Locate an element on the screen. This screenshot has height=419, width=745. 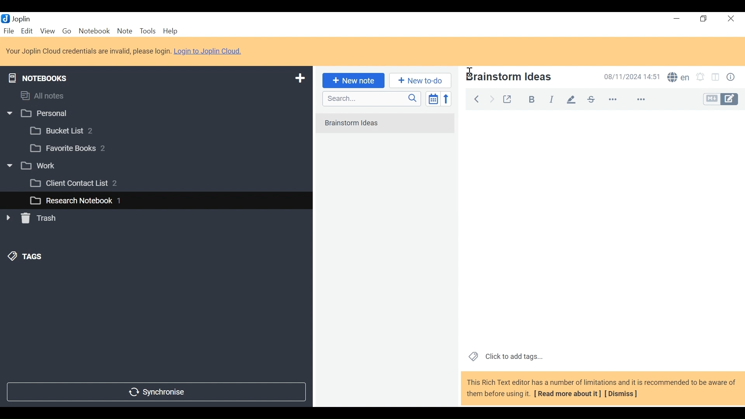
Go is located at coordinates (66, 30).